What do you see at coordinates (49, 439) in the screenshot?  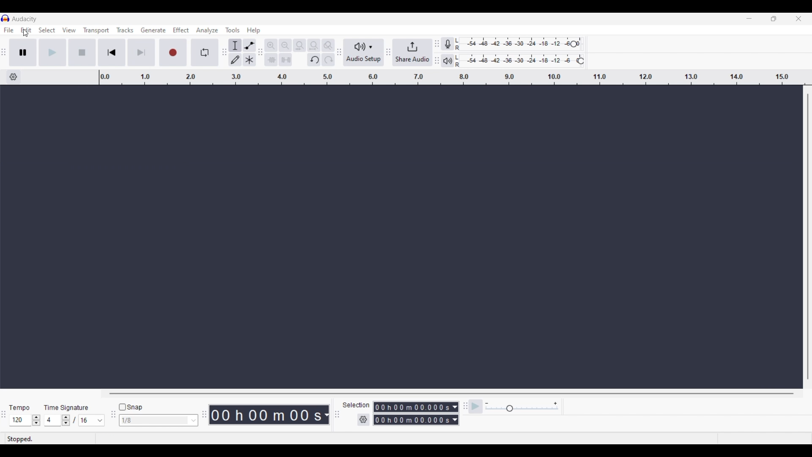 I see `Status of recording` at bounding box center [49, 439].